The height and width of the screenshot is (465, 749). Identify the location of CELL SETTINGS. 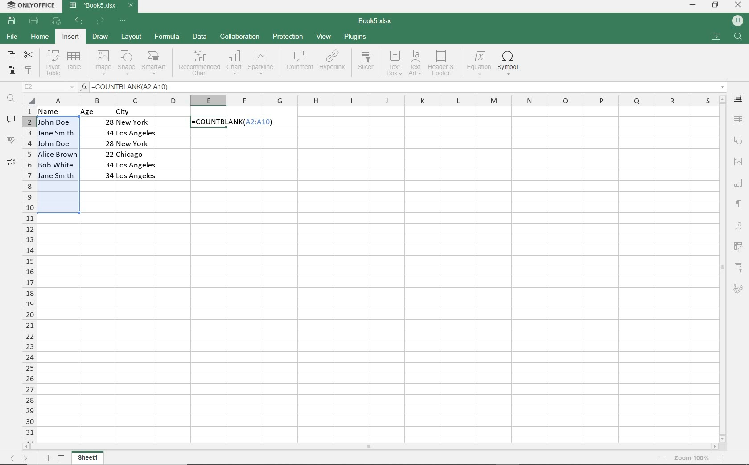
(740, 98).